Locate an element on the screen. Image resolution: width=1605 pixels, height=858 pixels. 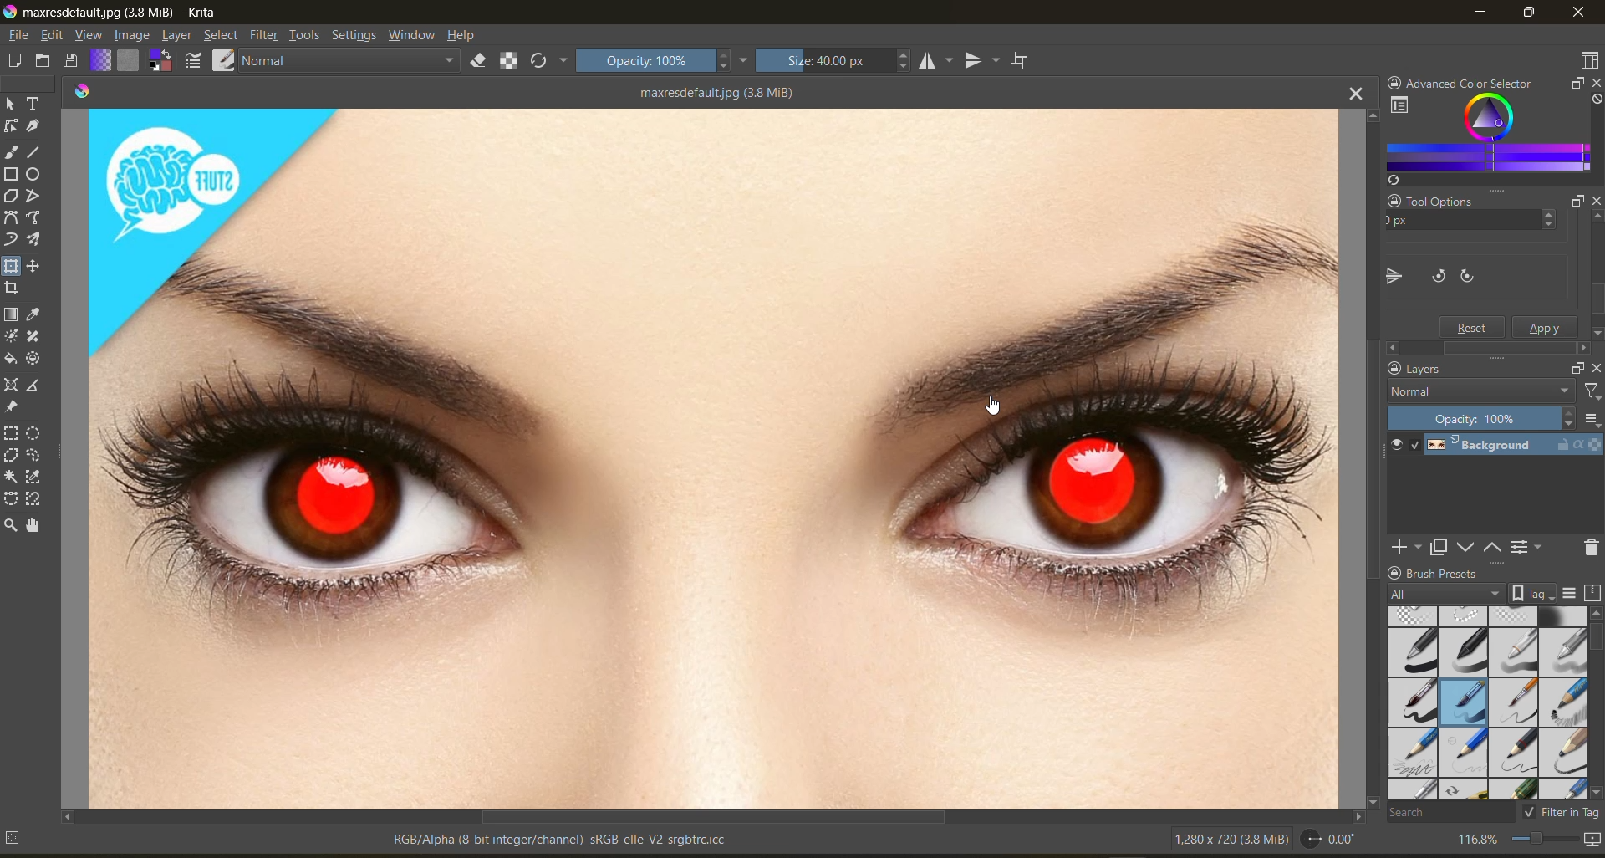
search is located at coordinates (1458, 814).